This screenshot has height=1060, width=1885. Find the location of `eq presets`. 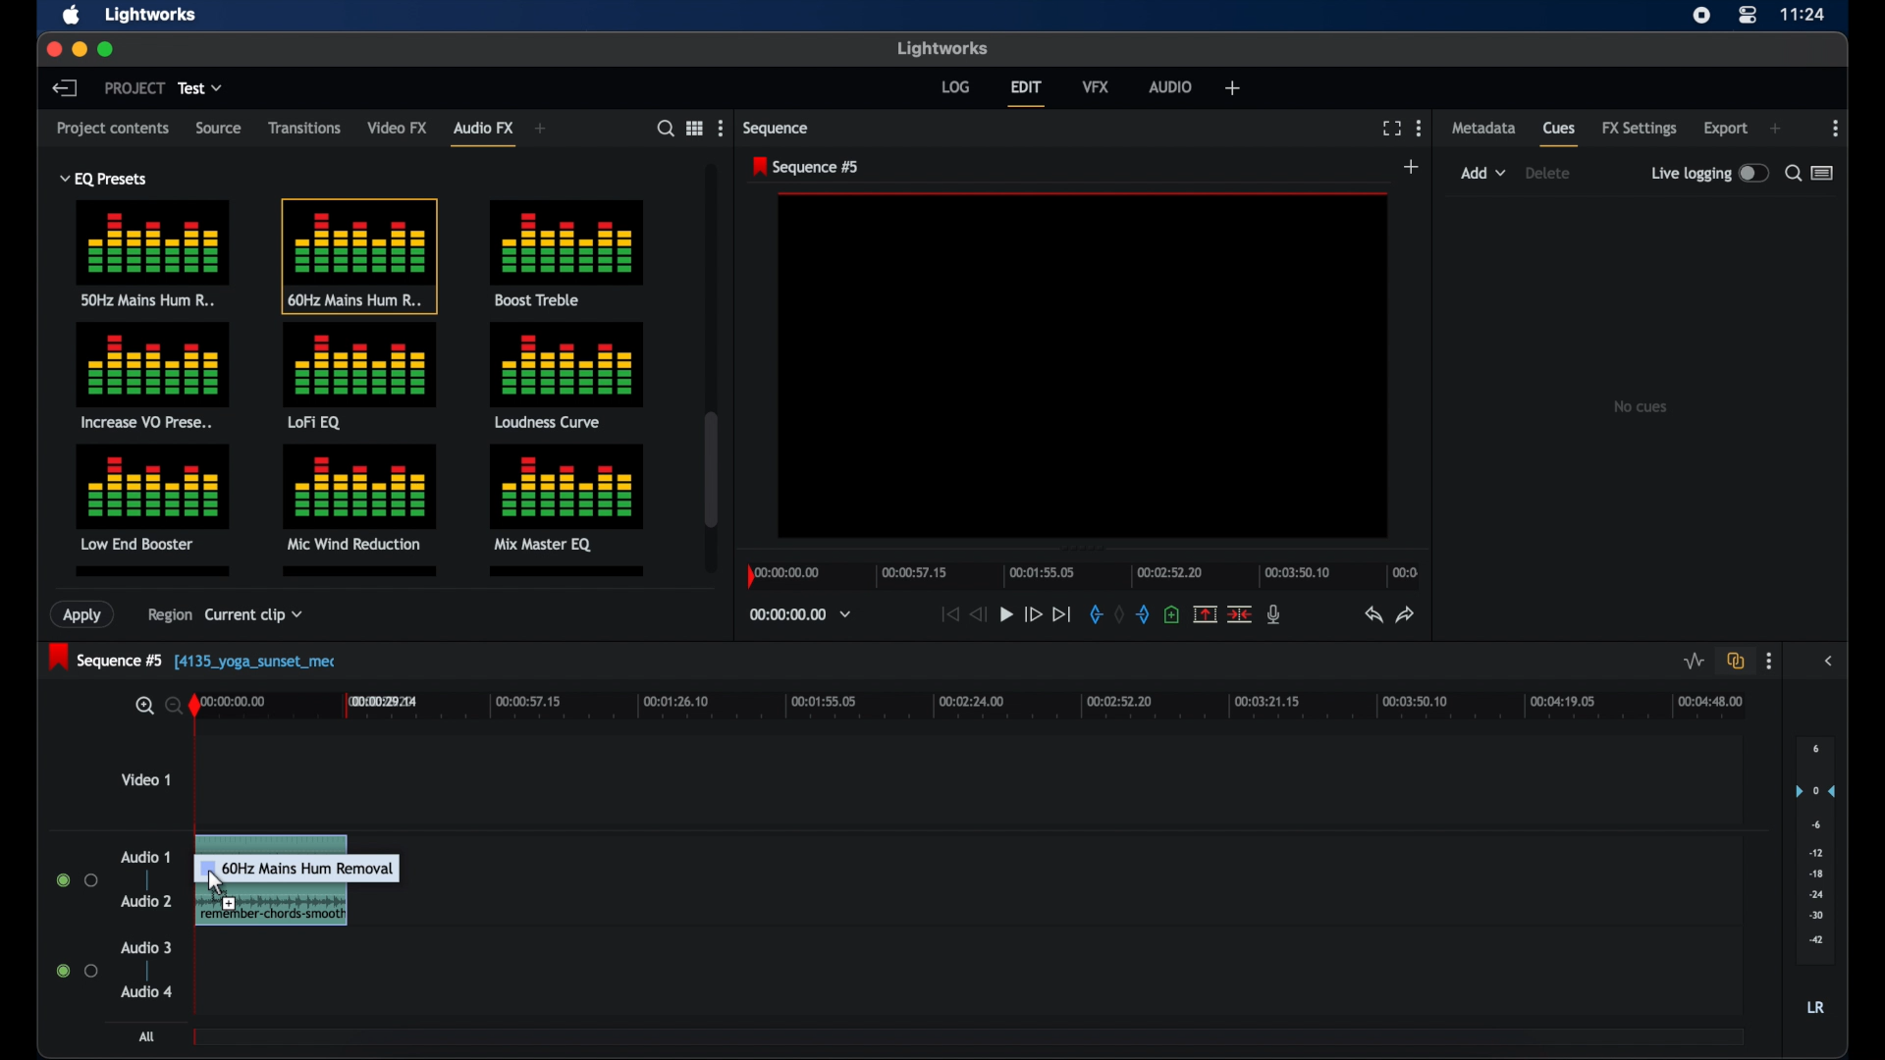

eq presets is located at coordinates (105, 179).